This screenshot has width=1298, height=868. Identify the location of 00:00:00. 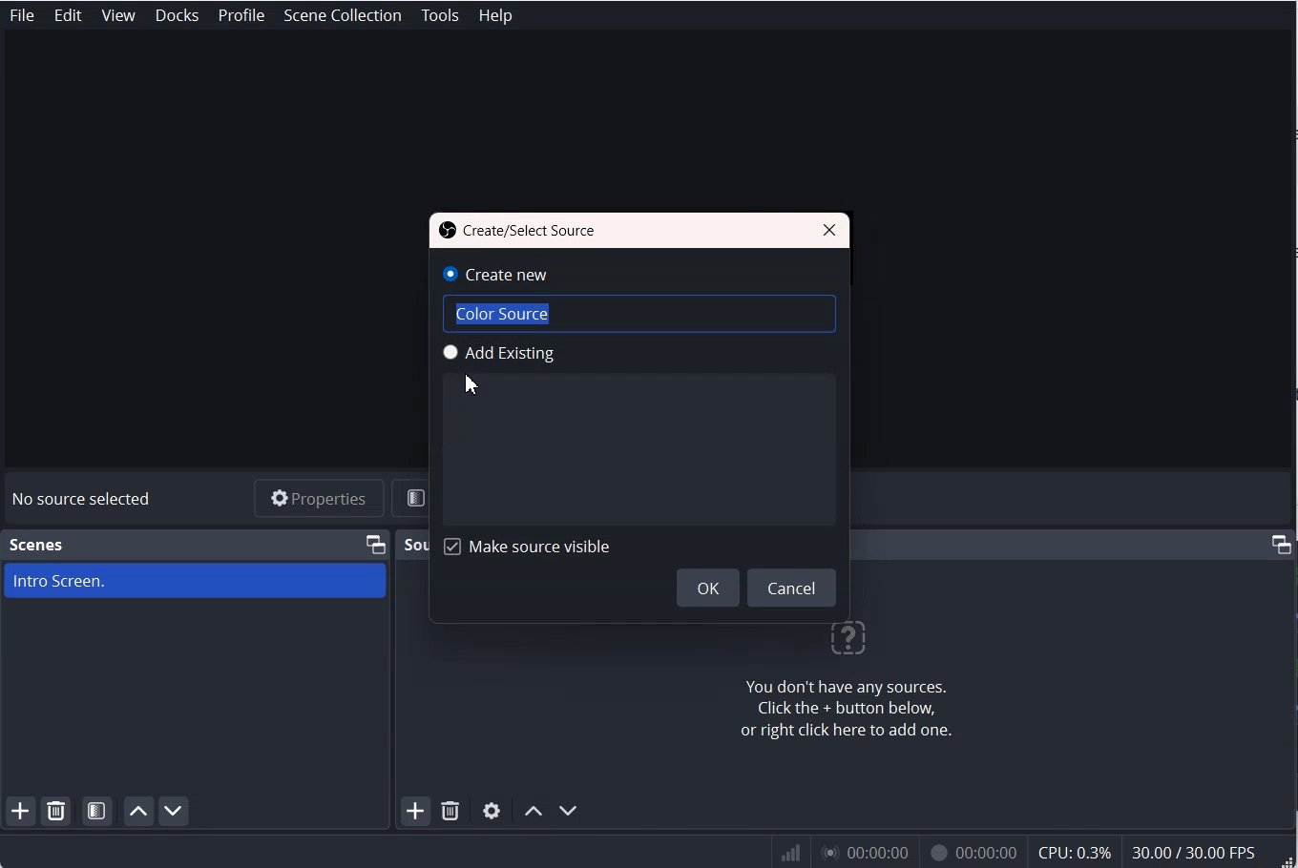
(970, 855).